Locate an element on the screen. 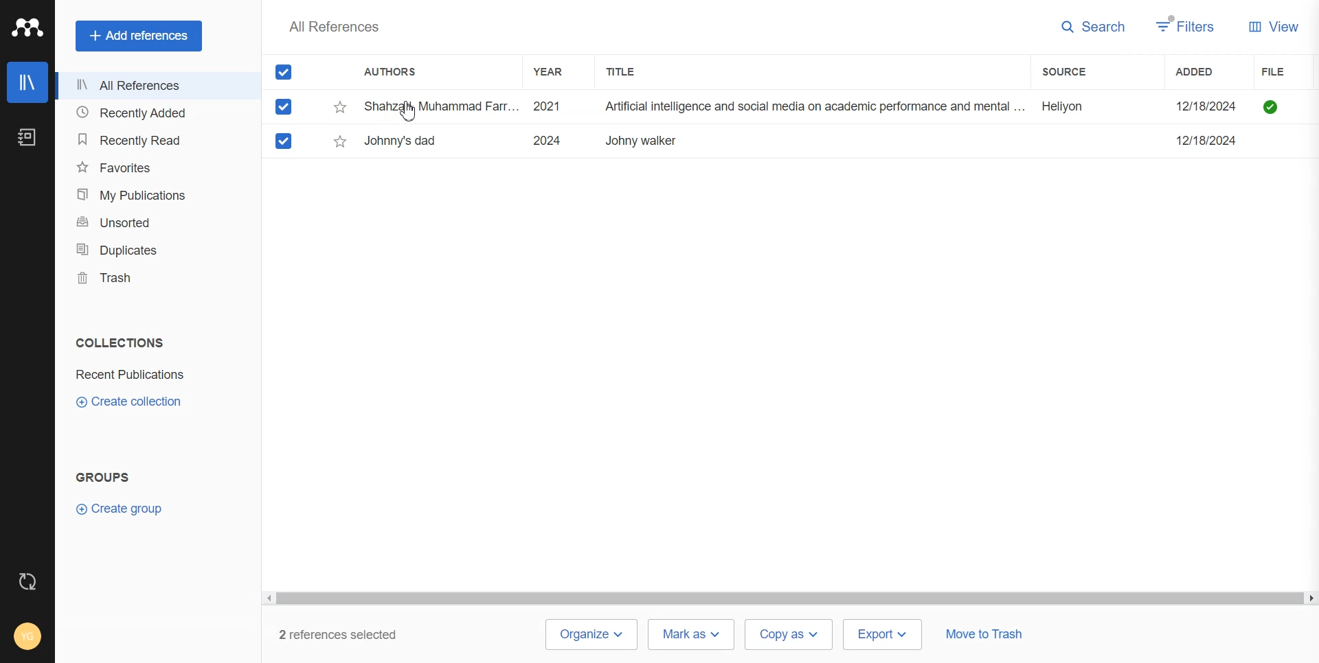  Recently Read is located at coordinates (154, 140).